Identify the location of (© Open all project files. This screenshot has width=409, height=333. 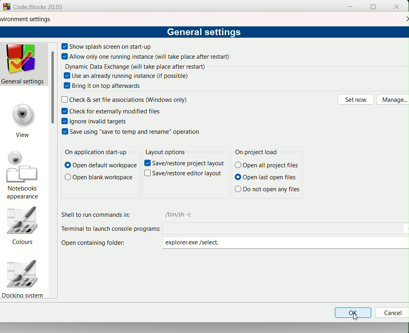
(268, 165).